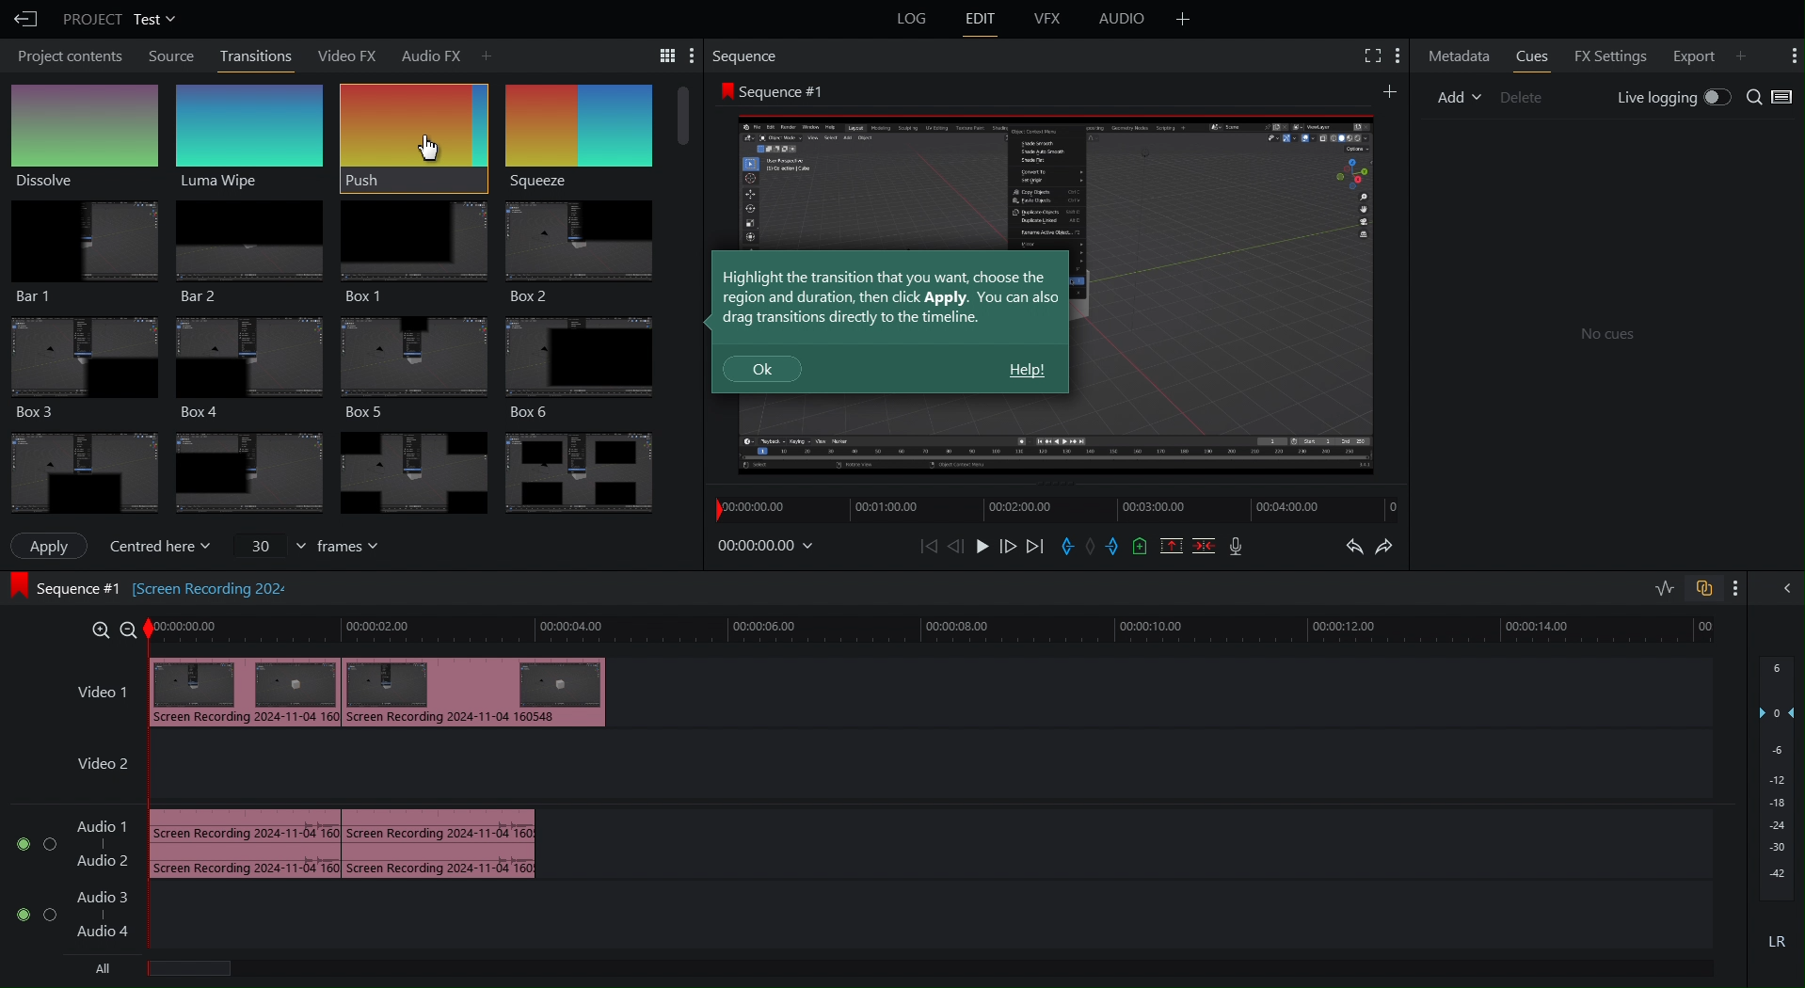  What do you see at coordinates (417, 368) in the screenshot?
I see `Box 3` at bounding box center [417, 368].